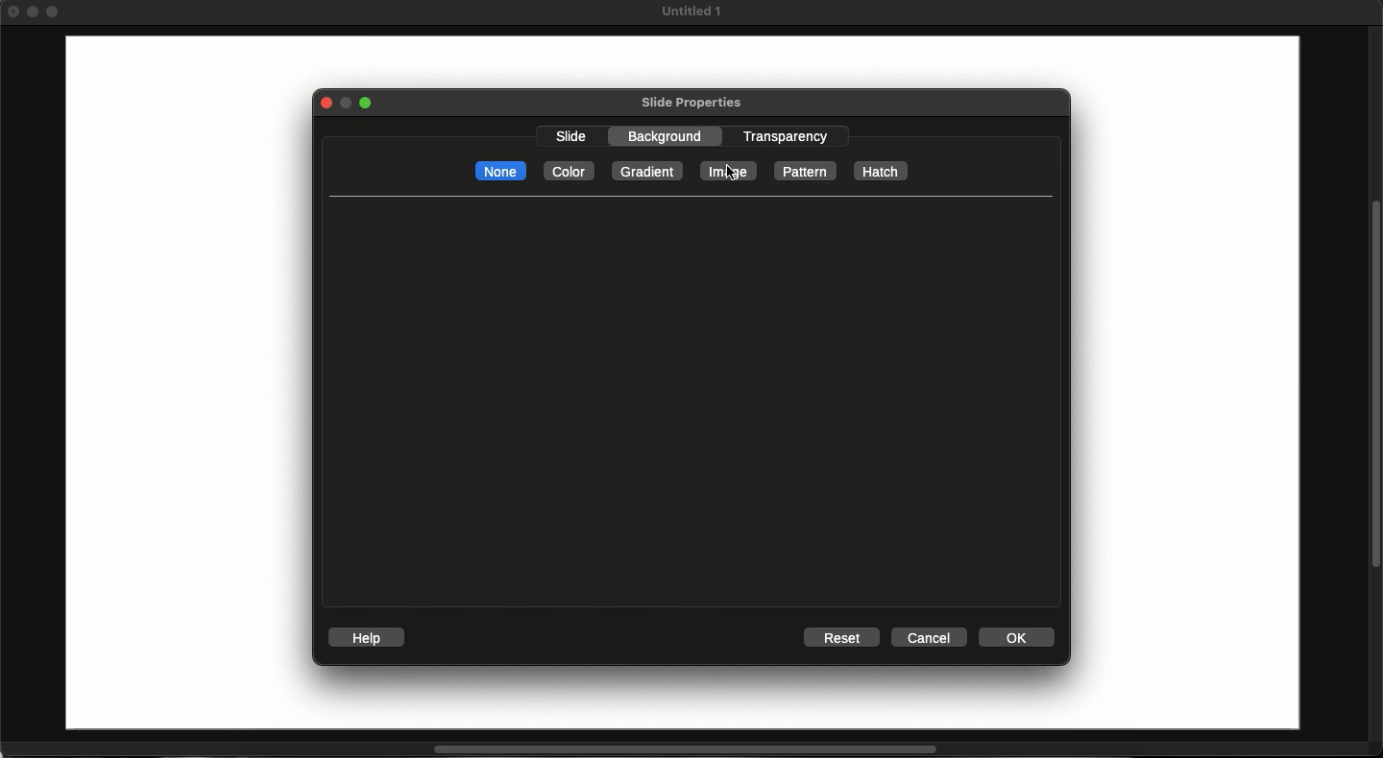 The height and width of the screenshot is (758, 1383). I want to click on Image, so click(729, 172).